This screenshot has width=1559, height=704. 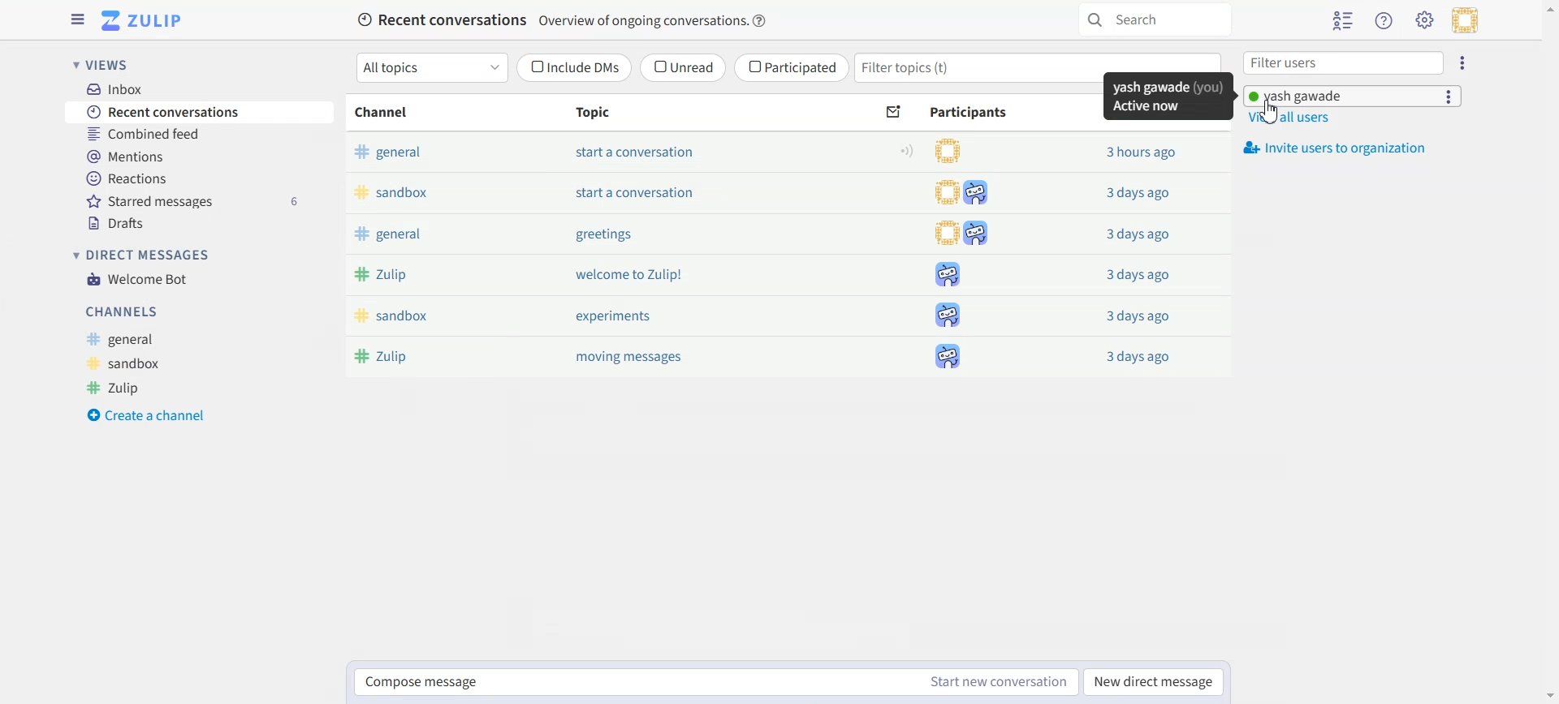 What do you see at coordinates (173, 112) in the screenshot?
I see `Recent conversations` at bounding box center [173, 112].